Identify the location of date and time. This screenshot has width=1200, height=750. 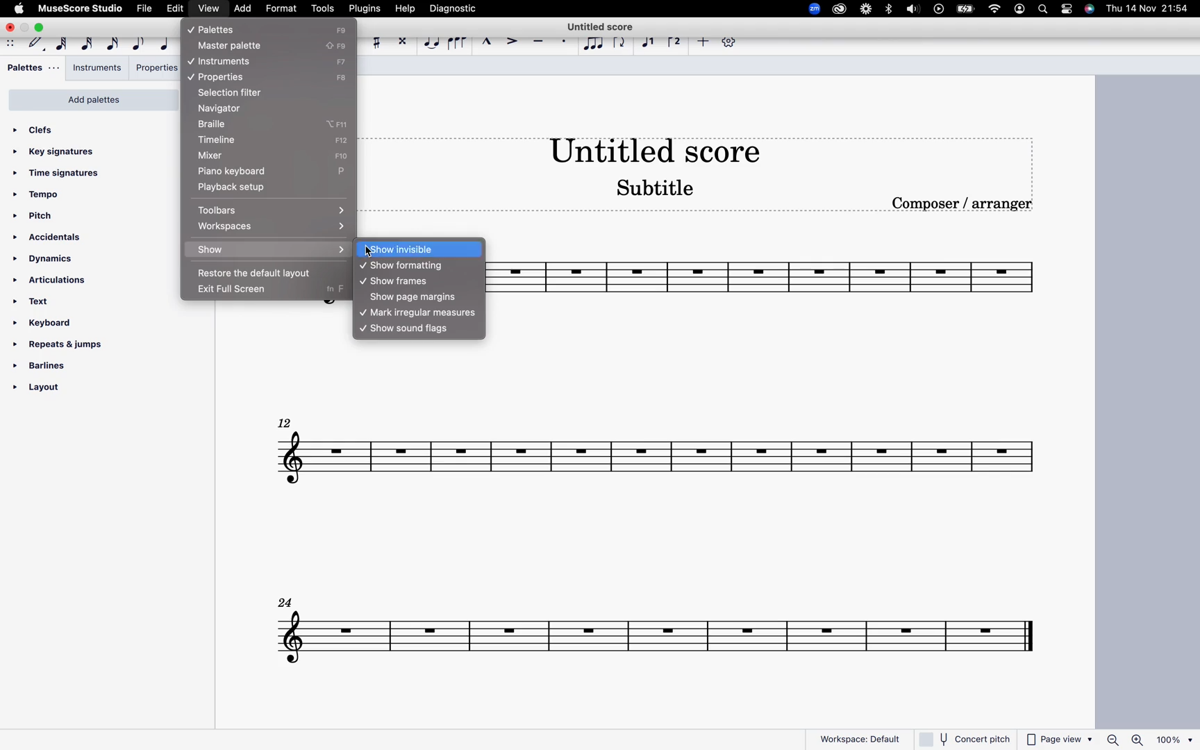
(1148, 10).